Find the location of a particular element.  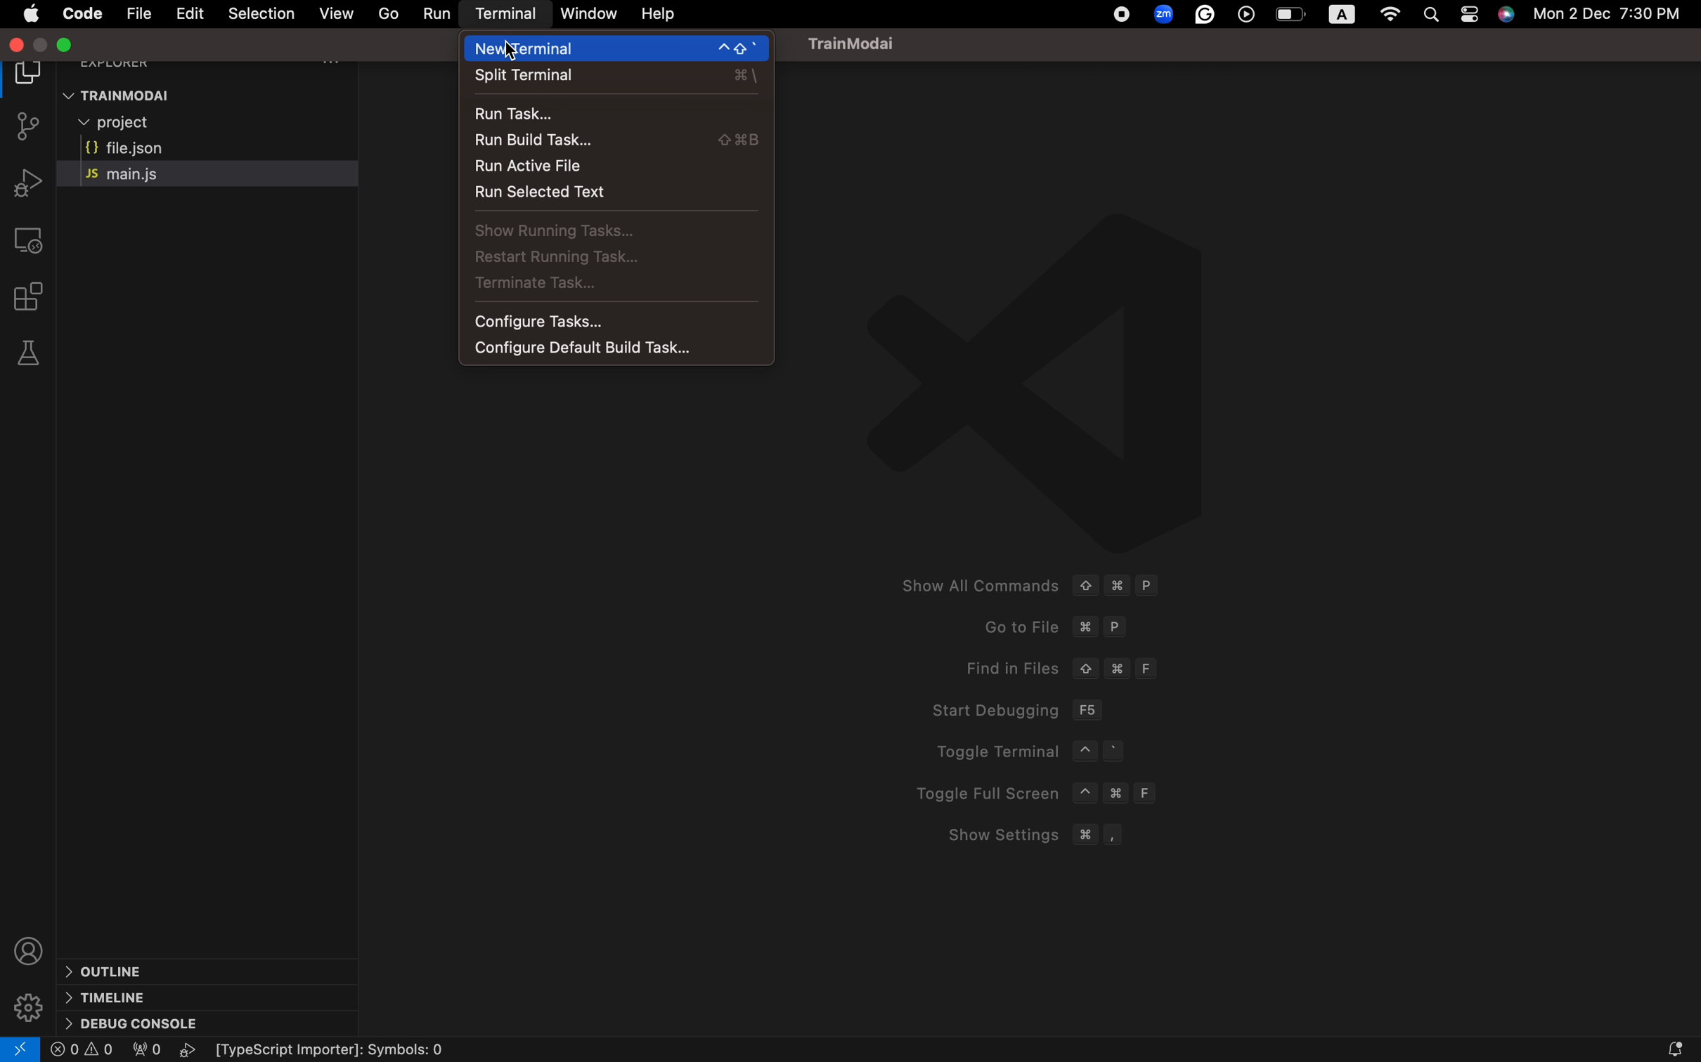

terminal is located at coordinates (508, 16).